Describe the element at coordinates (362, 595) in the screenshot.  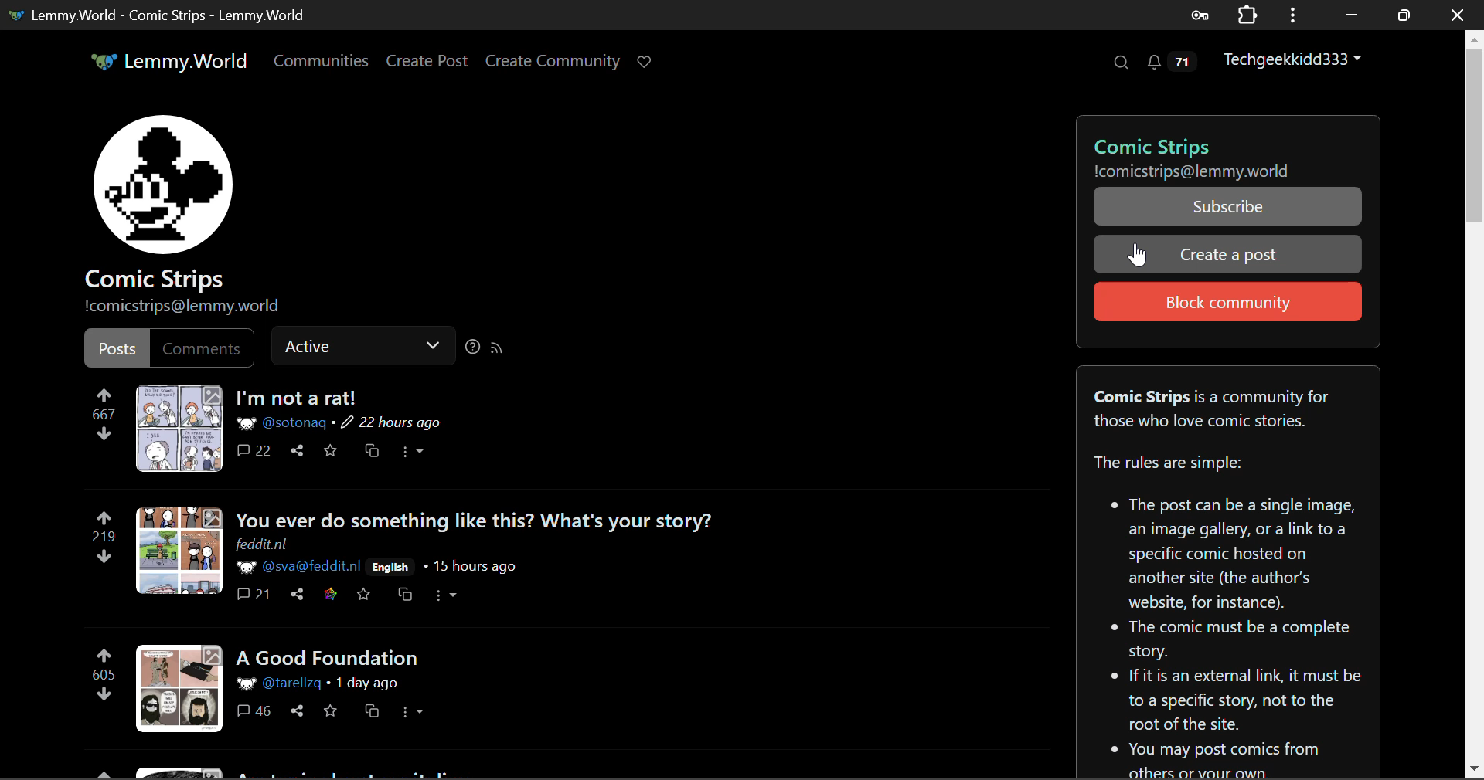
I see `Save` at that location.